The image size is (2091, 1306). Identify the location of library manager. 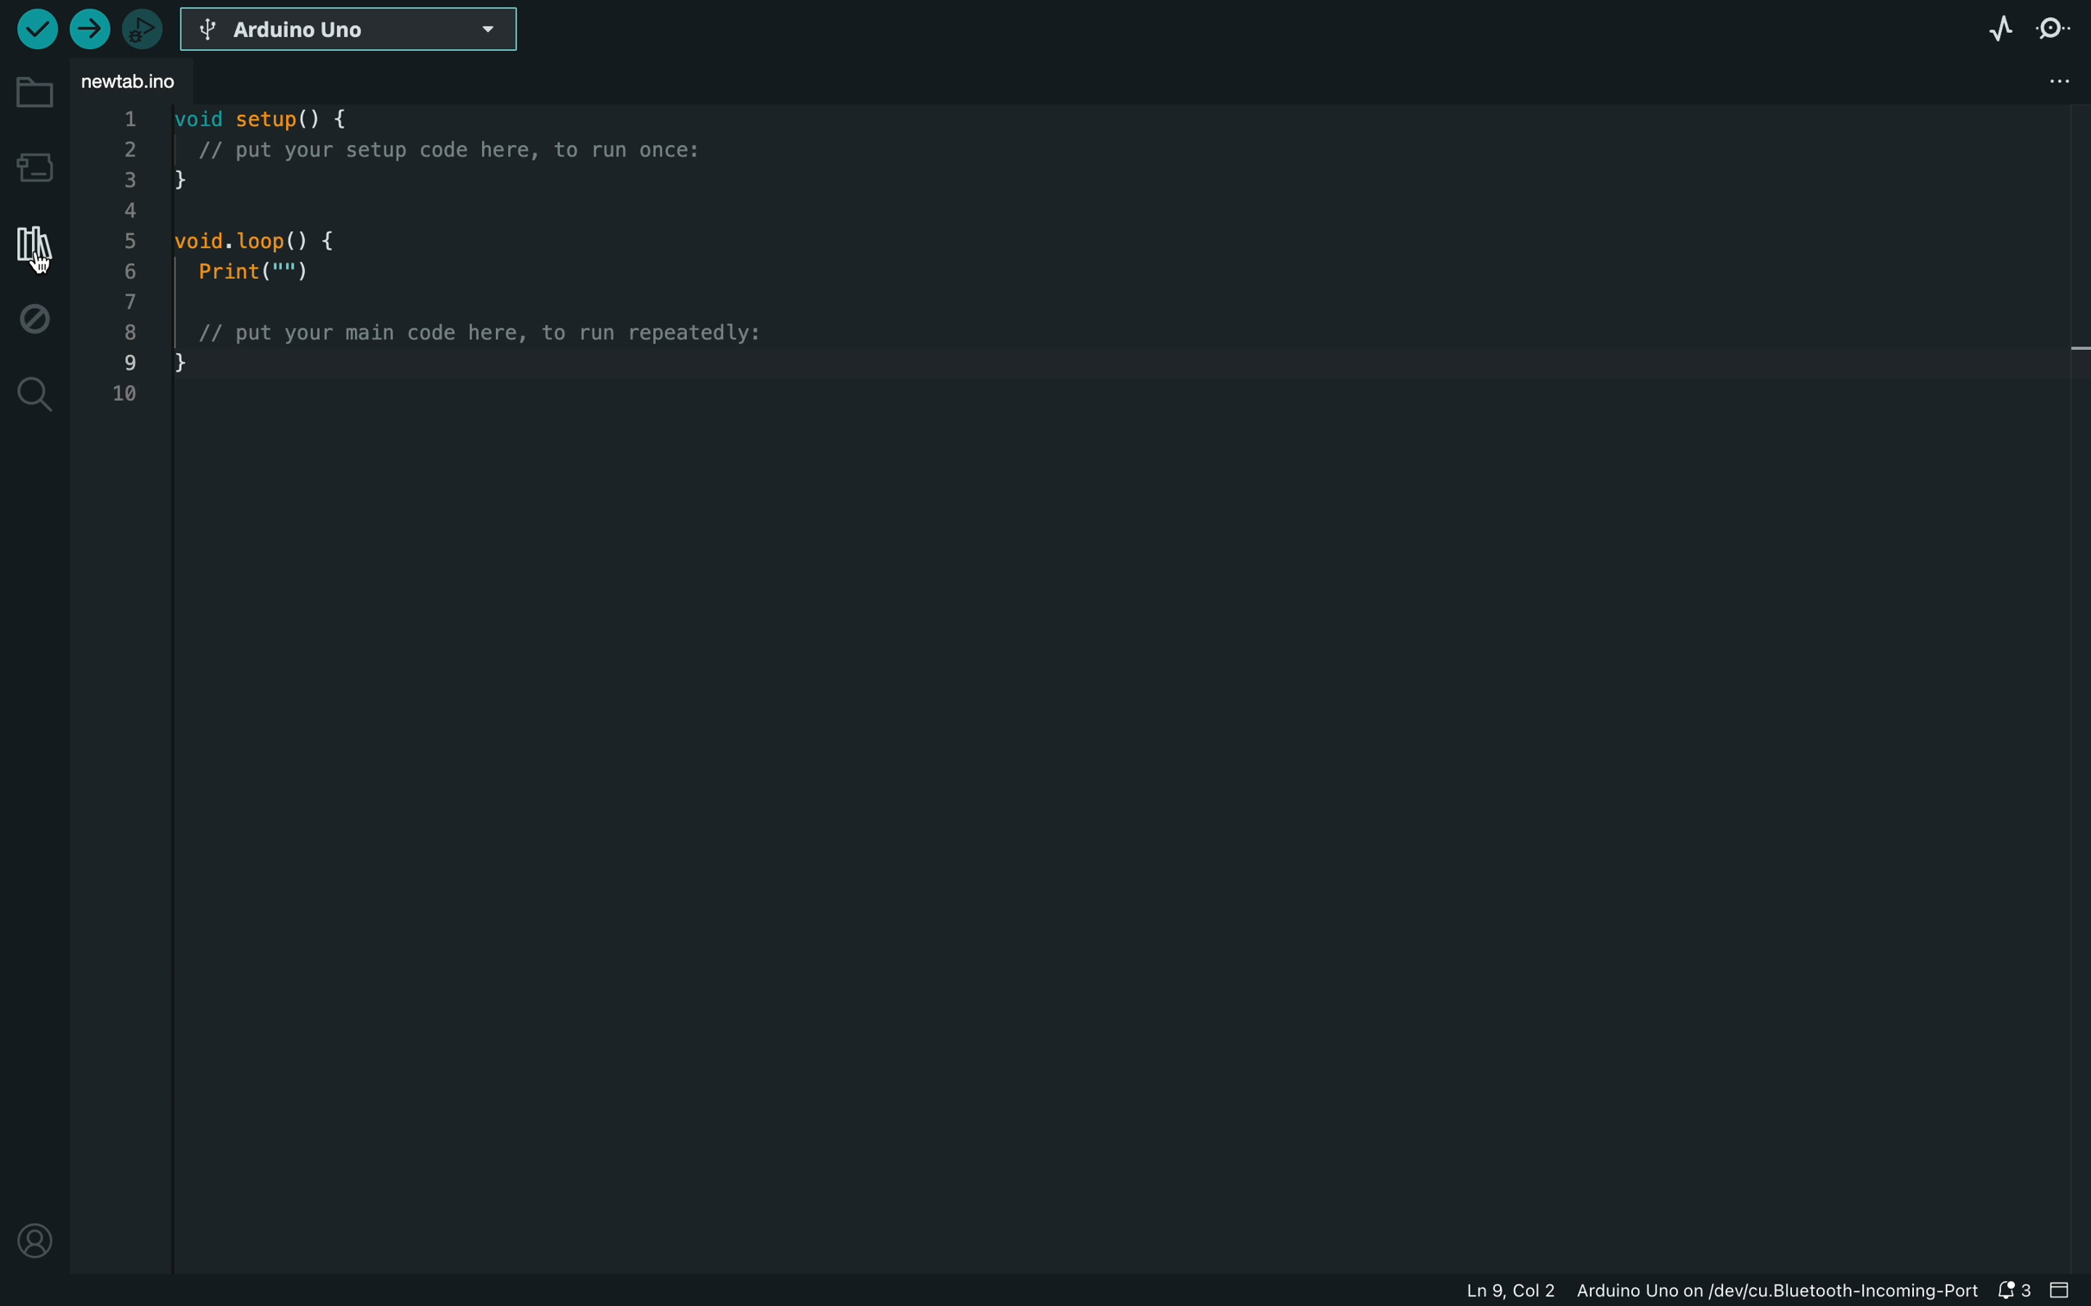
(30, 244).